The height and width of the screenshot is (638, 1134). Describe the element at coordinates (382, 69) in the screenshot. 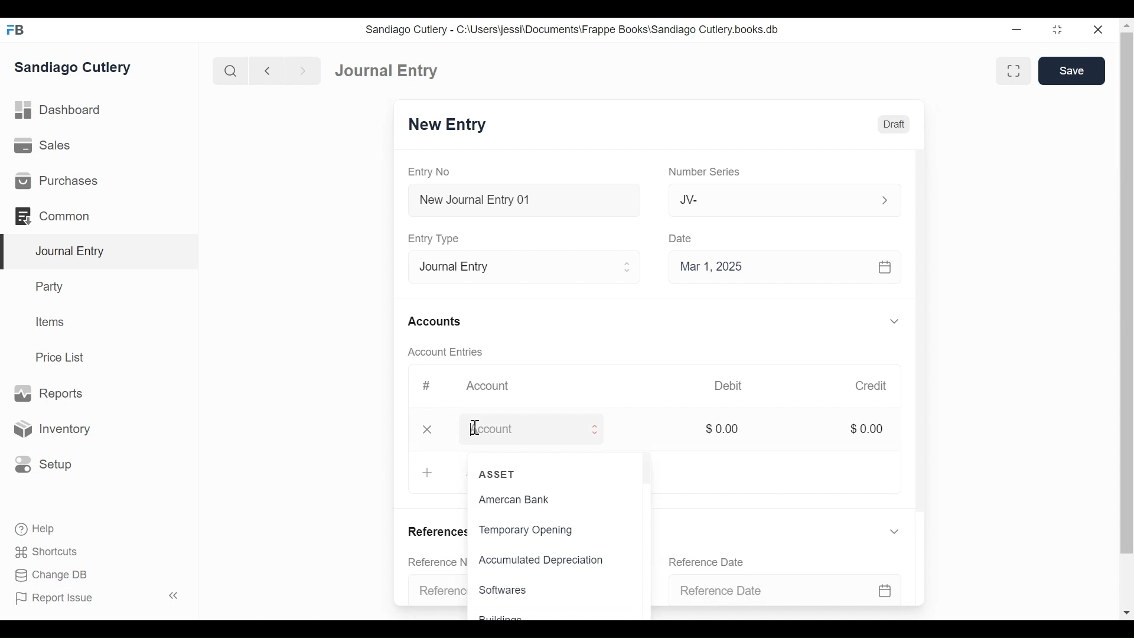

I see `Dashboard` at that location.